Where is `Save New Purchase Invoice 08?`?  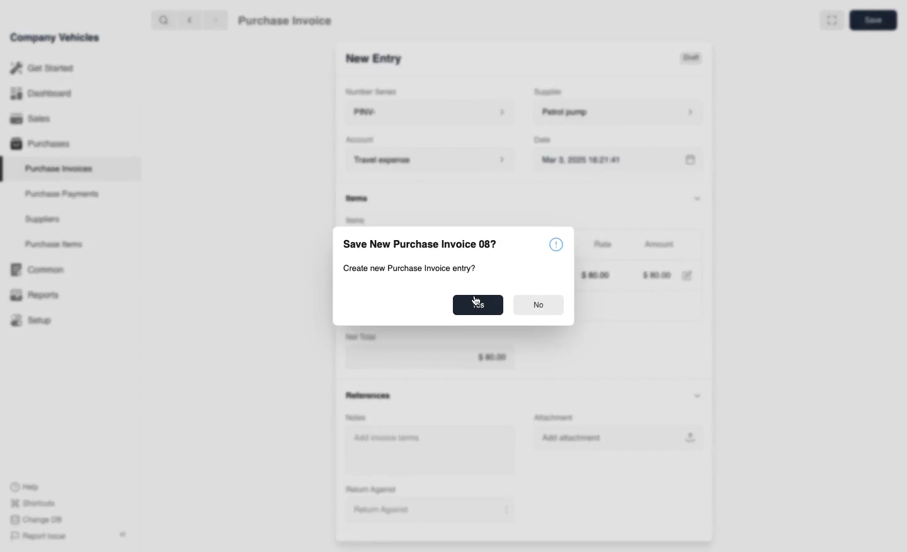 Save New Purchase Invoice 08? is located at coordinates (418, 244).